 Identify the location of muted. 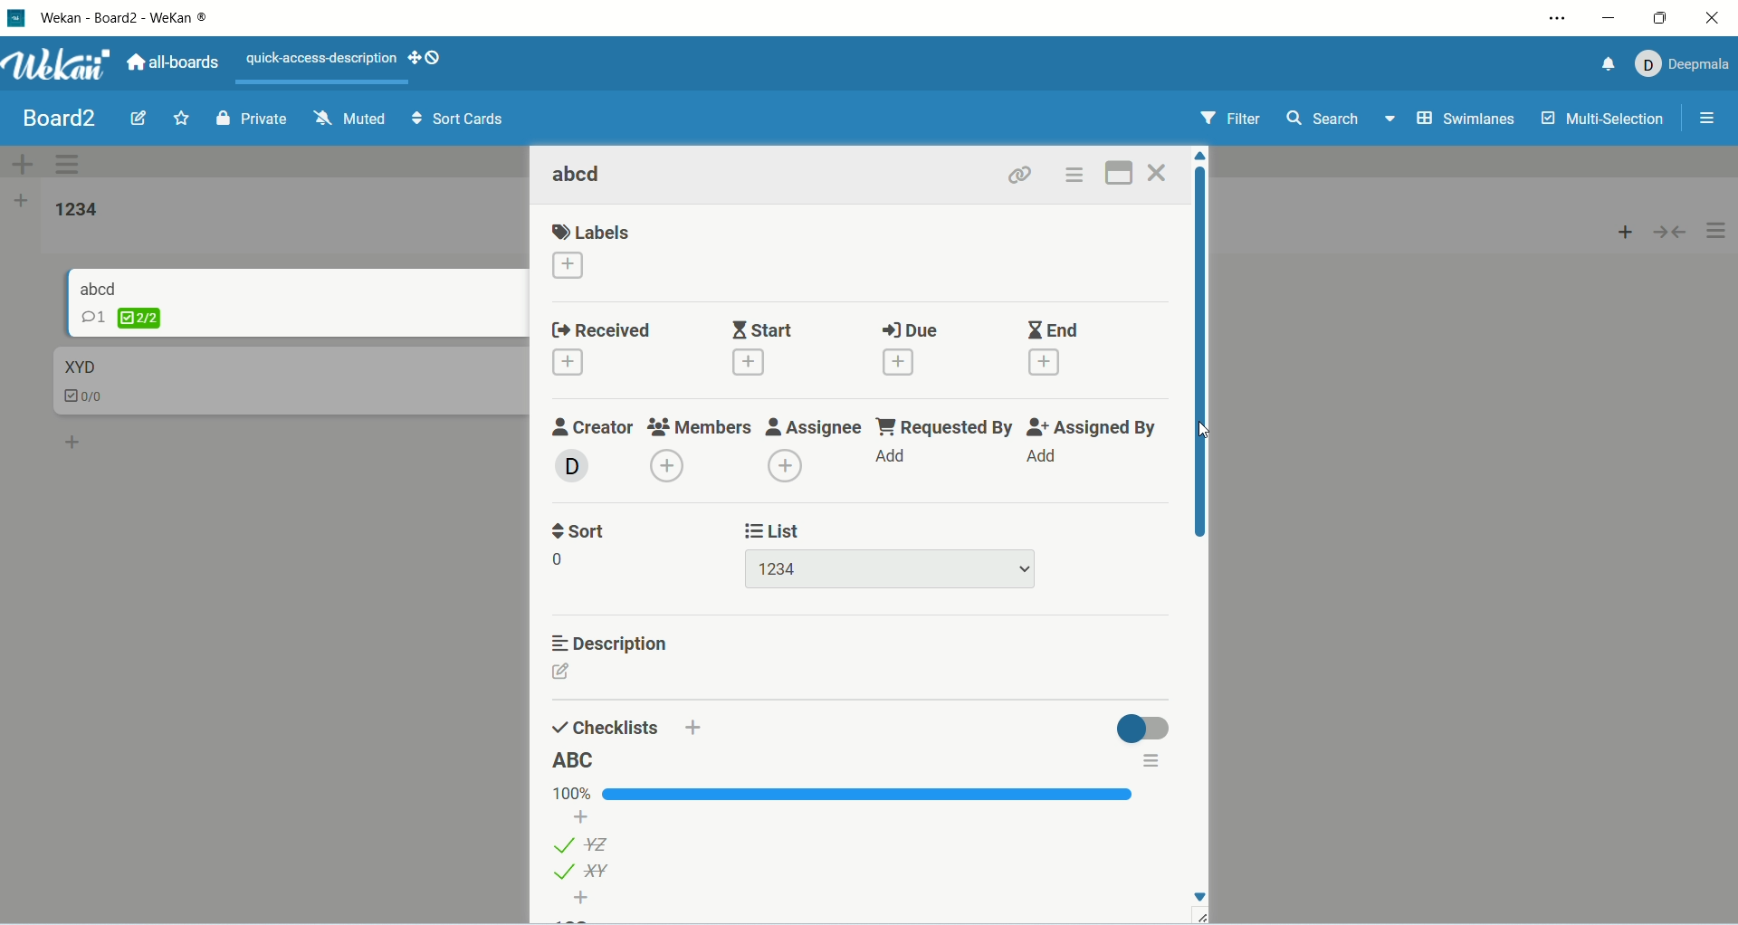
(352, 118).